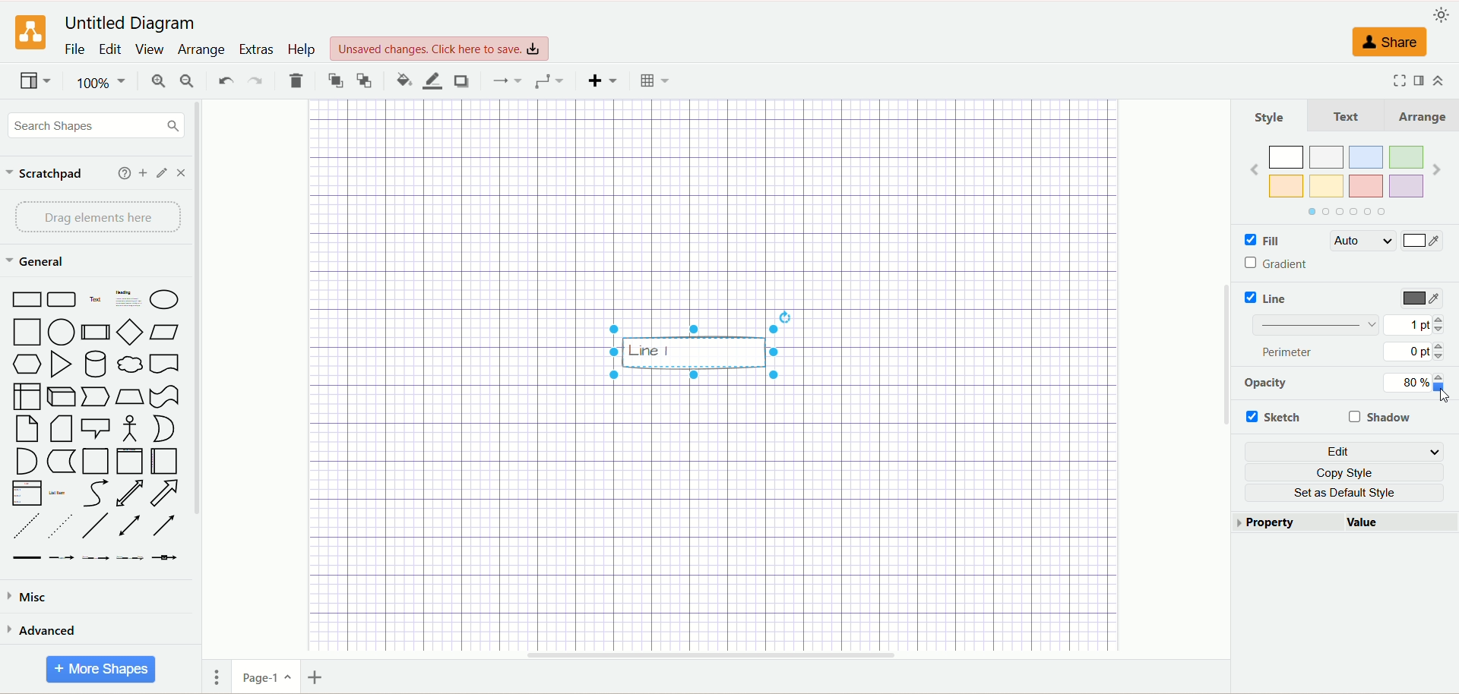  What do you see at coordinates (160, 173) in the screenshot?
I see `edit` at bounding box center [160, 173].